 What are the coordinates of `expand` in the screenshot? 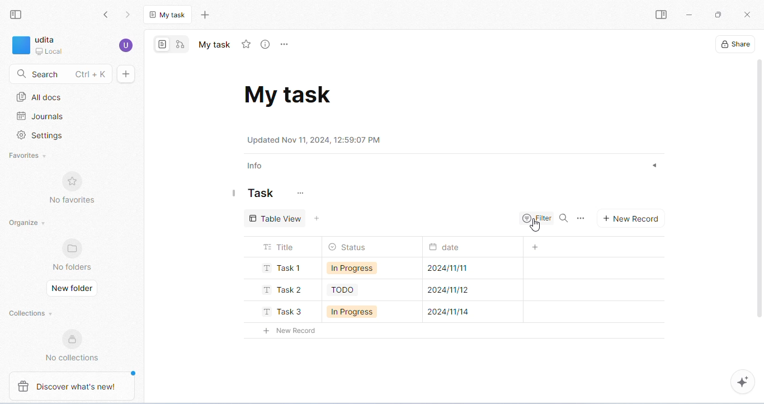 It's located at (653, 166).